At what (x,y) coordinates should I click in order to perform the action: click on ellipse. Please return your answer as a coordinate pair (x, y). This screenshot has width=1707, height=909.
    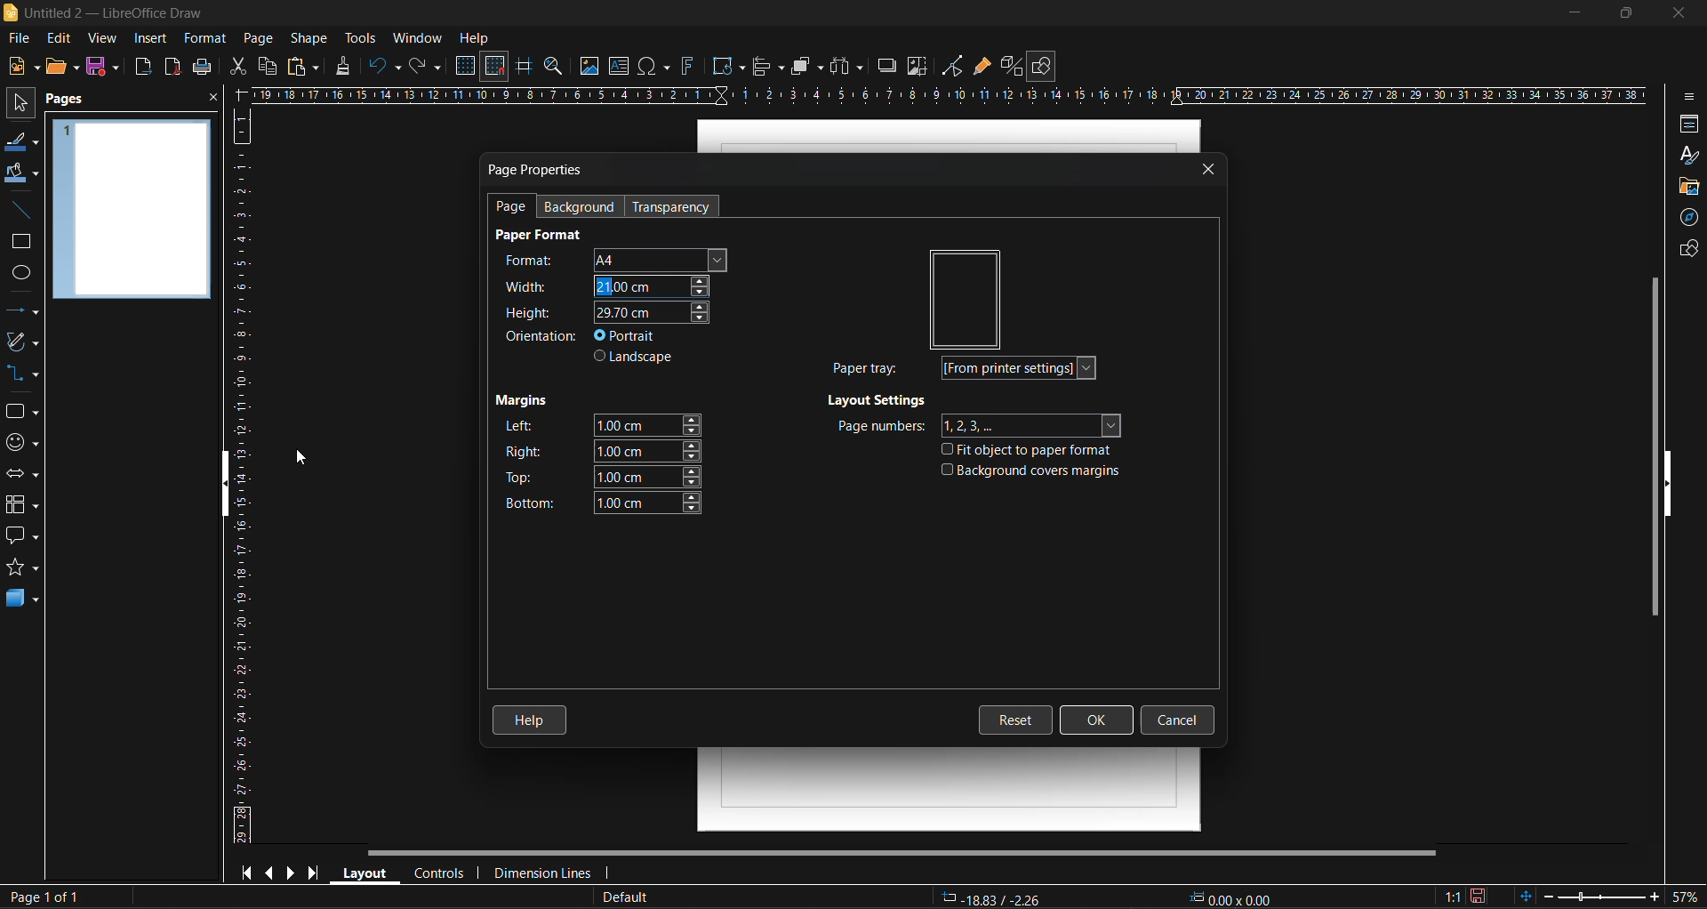
    Looking at the image, I should click on (21, 276).